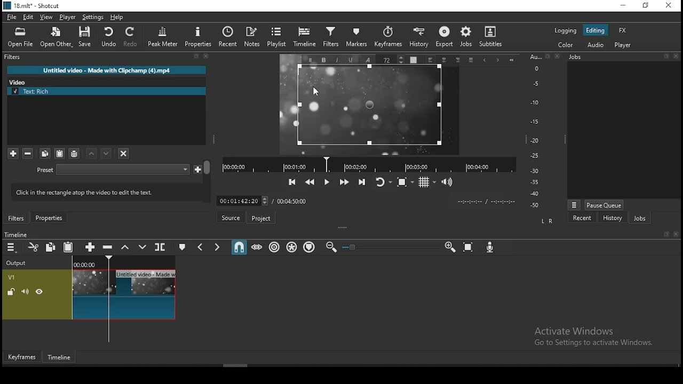 This screenshot has height=384, width=683. I want to click on copy, so click(51, 246).